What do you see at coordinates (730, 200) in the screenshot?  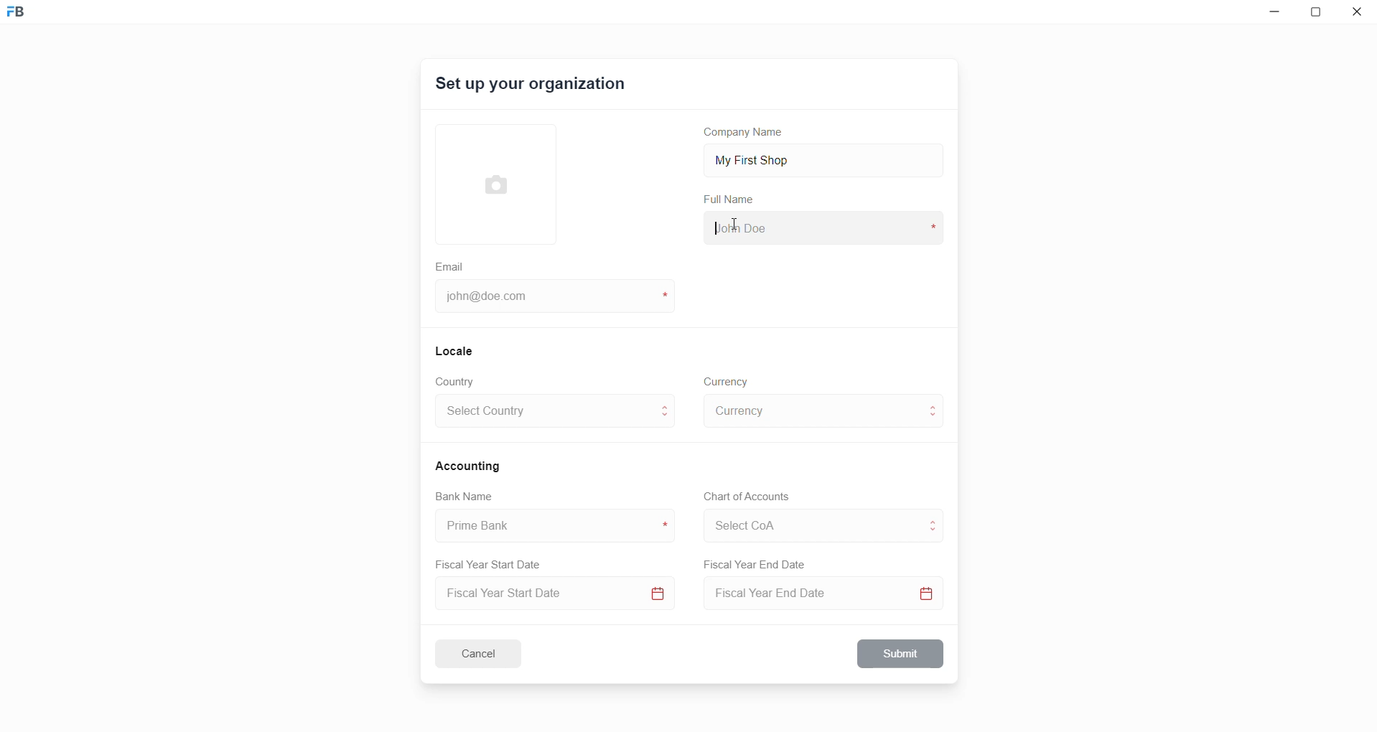 I see `Full Name` at bounding box center [730, 200].